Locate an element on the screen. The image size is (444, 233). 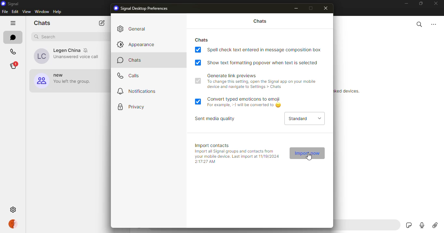
privacy is located at coordinates (138, 106).